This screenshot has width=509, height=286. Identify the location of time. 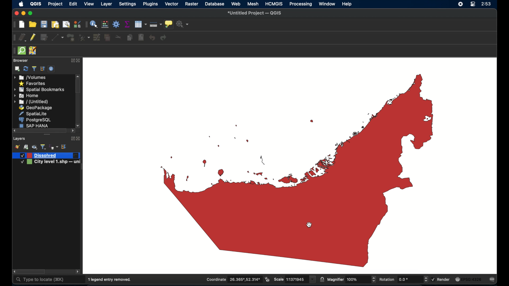
(486, 4).